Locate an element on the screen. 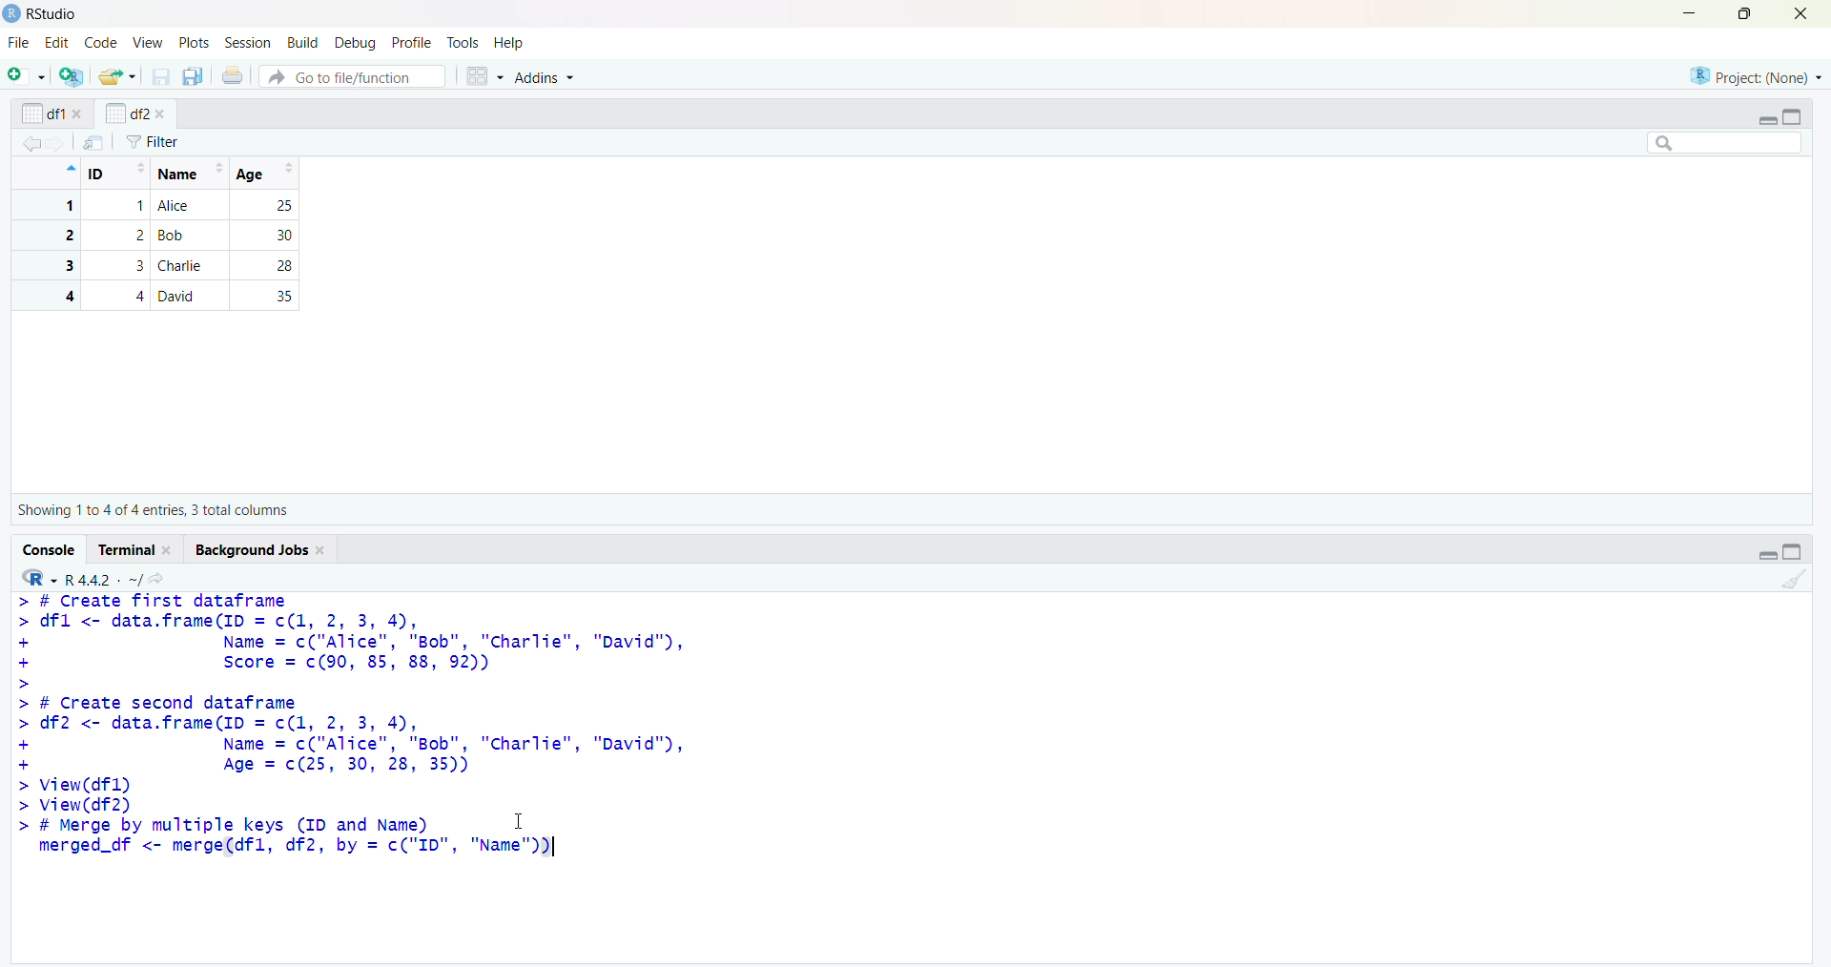 This screenshot has width=1831, height=967. Background jobs is located at coordinates (252, 550).